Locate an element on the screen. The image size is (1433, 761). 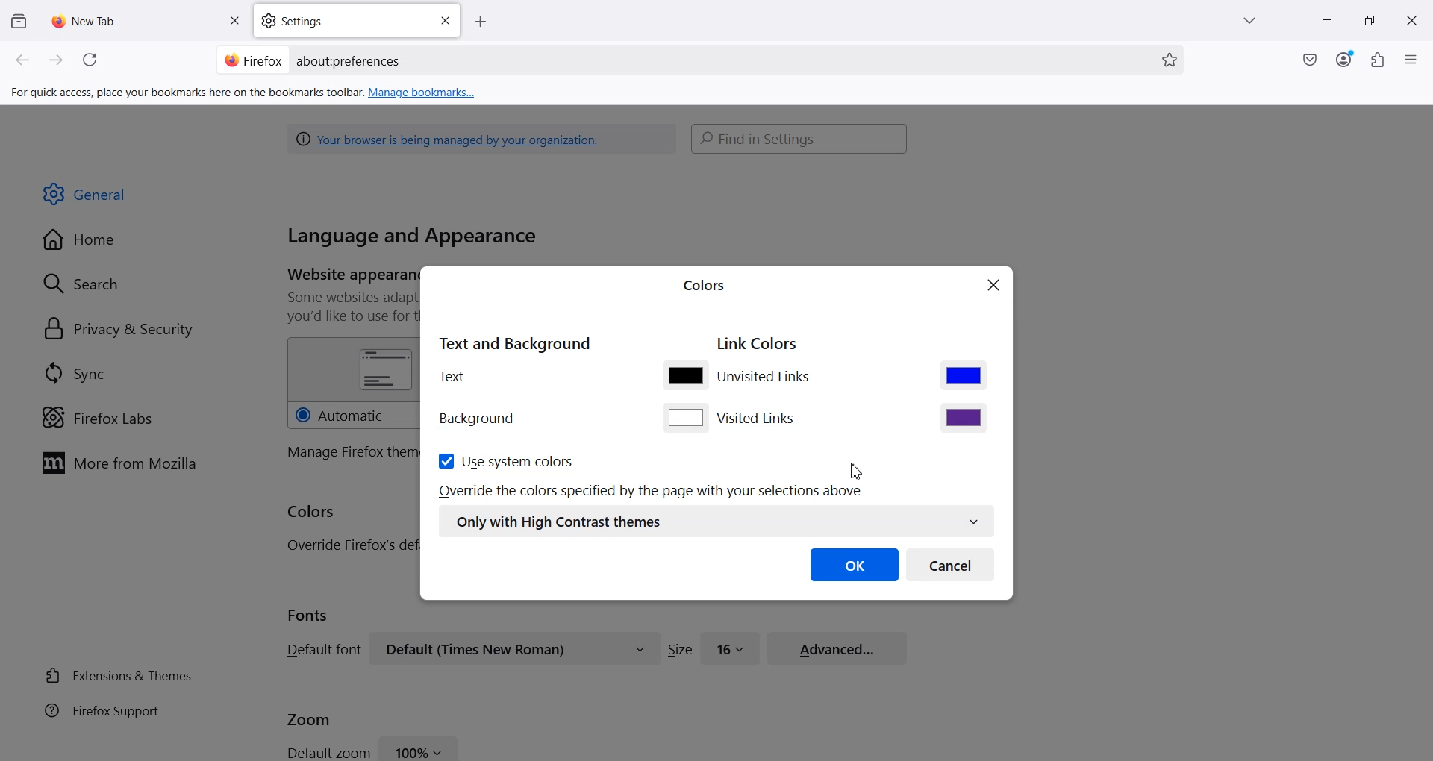
Only with High Contrast themes is located at coordinates (716, 522).